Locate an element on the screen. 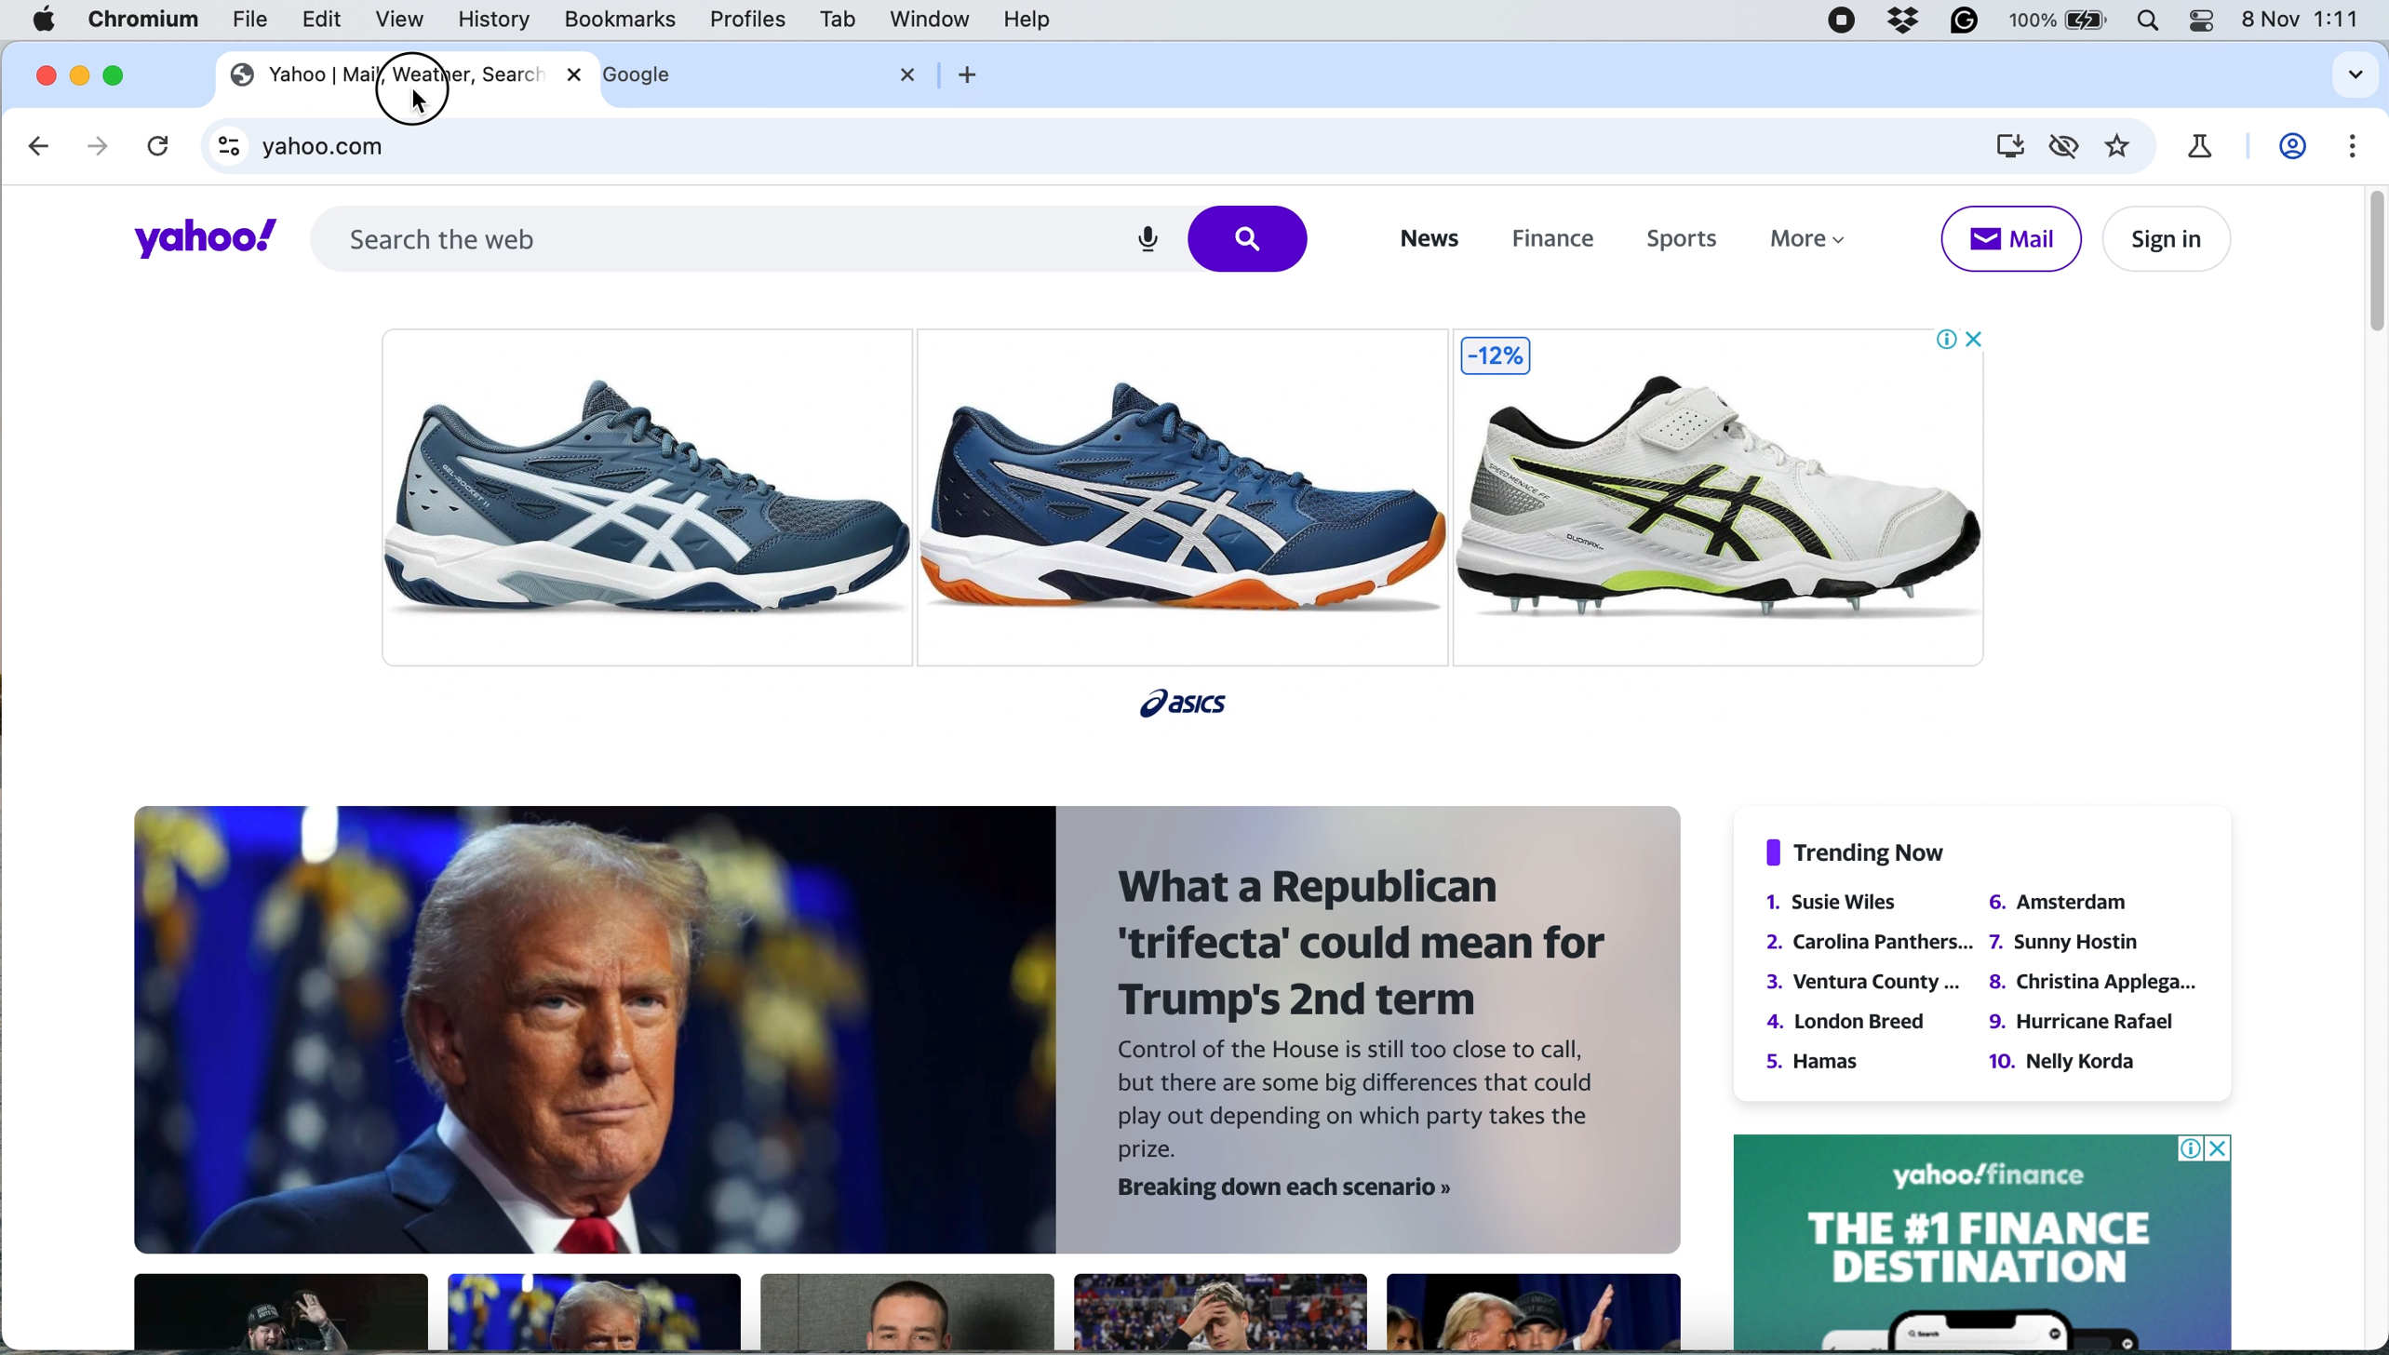  third party cookies limited is located at coordinates (2068, 144).